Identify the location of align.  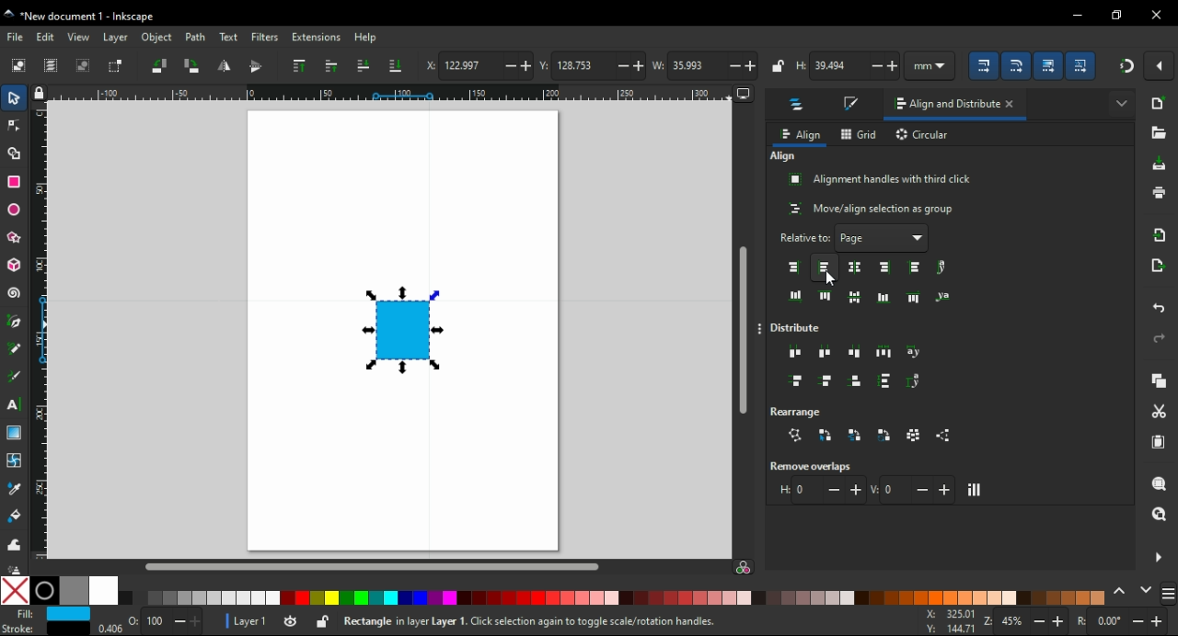
(802, 134).